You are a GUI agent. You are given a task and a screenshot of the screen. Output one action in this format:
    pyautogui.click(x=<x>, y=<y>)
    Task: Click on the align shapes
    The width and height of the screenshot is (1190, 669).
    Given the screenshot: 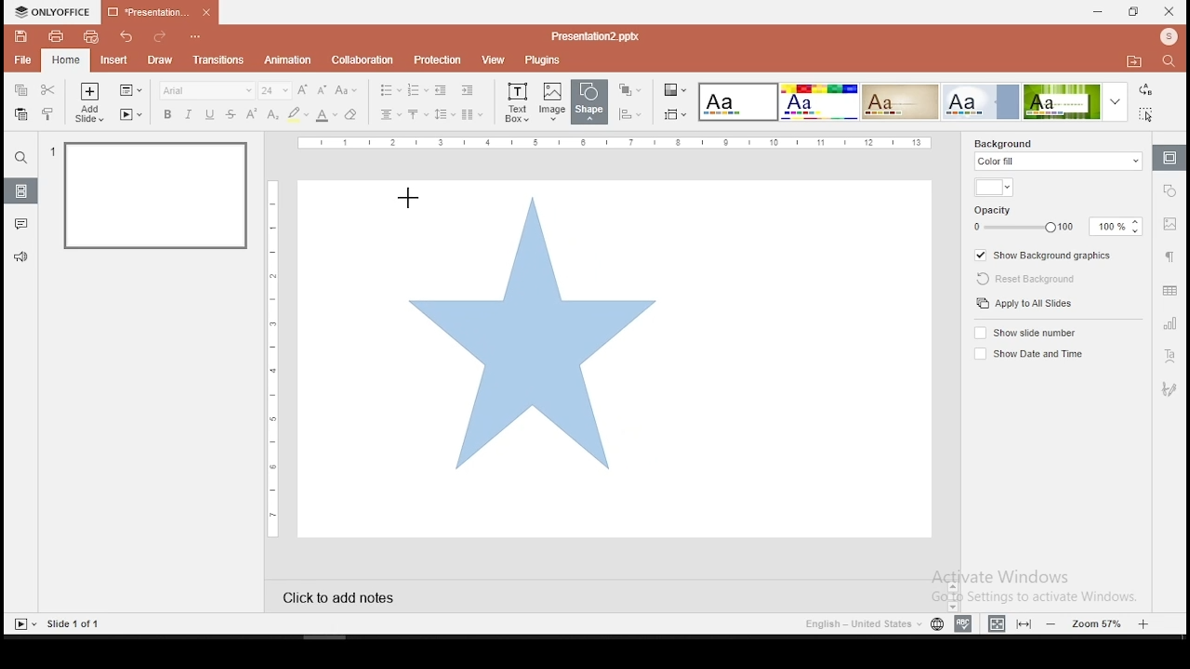 What is the action you would take?
    pyautogui.click(x=629, y=114)
    